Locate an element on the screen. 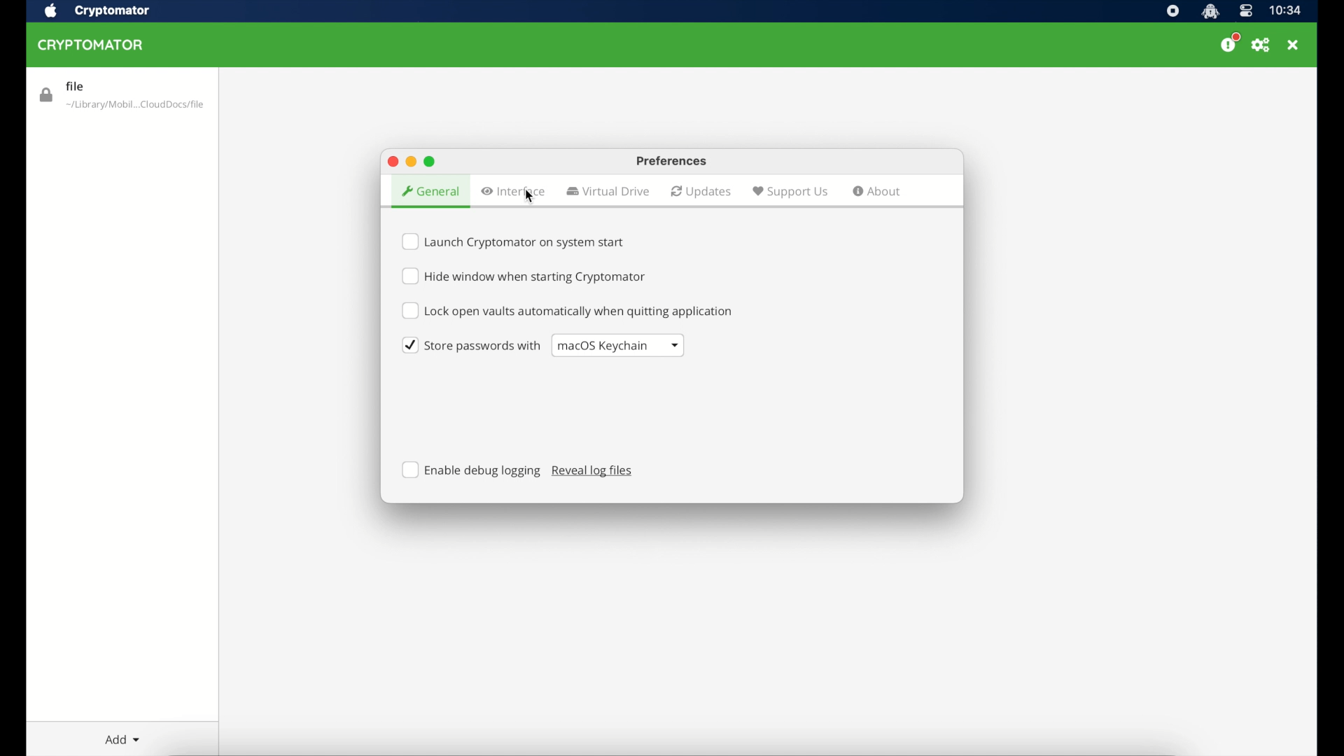  checkbox is located at coordinates (512, 241).